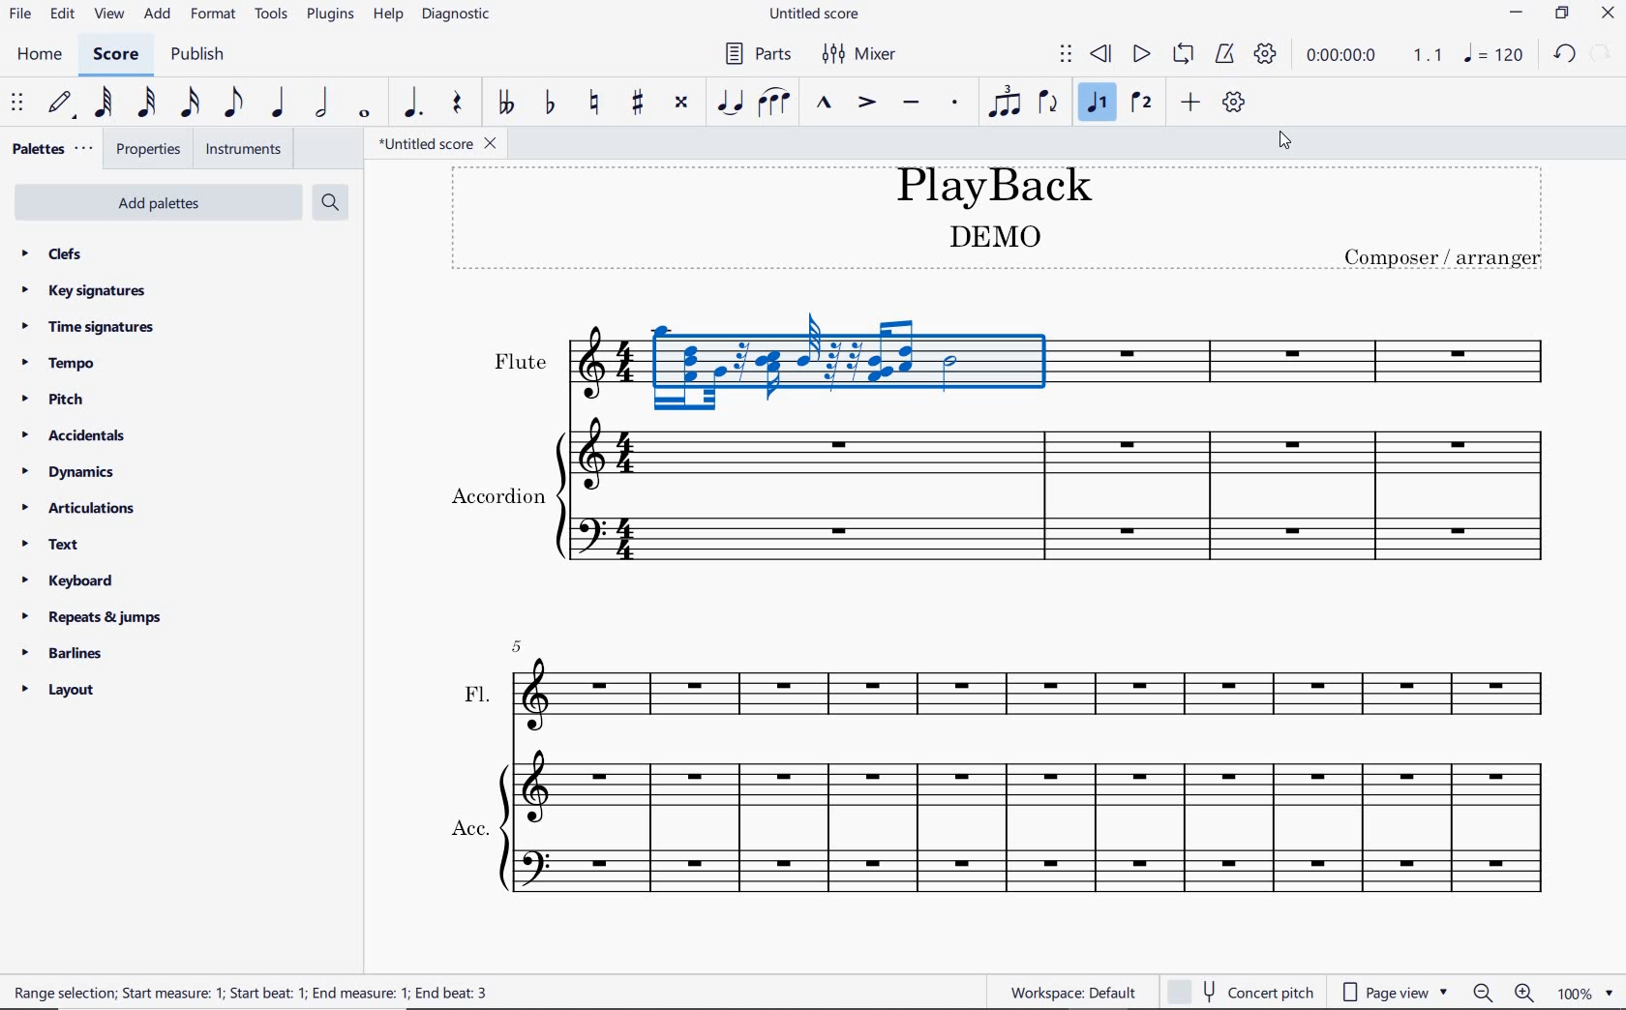 The image size is (1626, 1010). What do you see at coordinates (1004, 827) in the screenshot?
I see `ACC.` at bounding box center [1004, 827].